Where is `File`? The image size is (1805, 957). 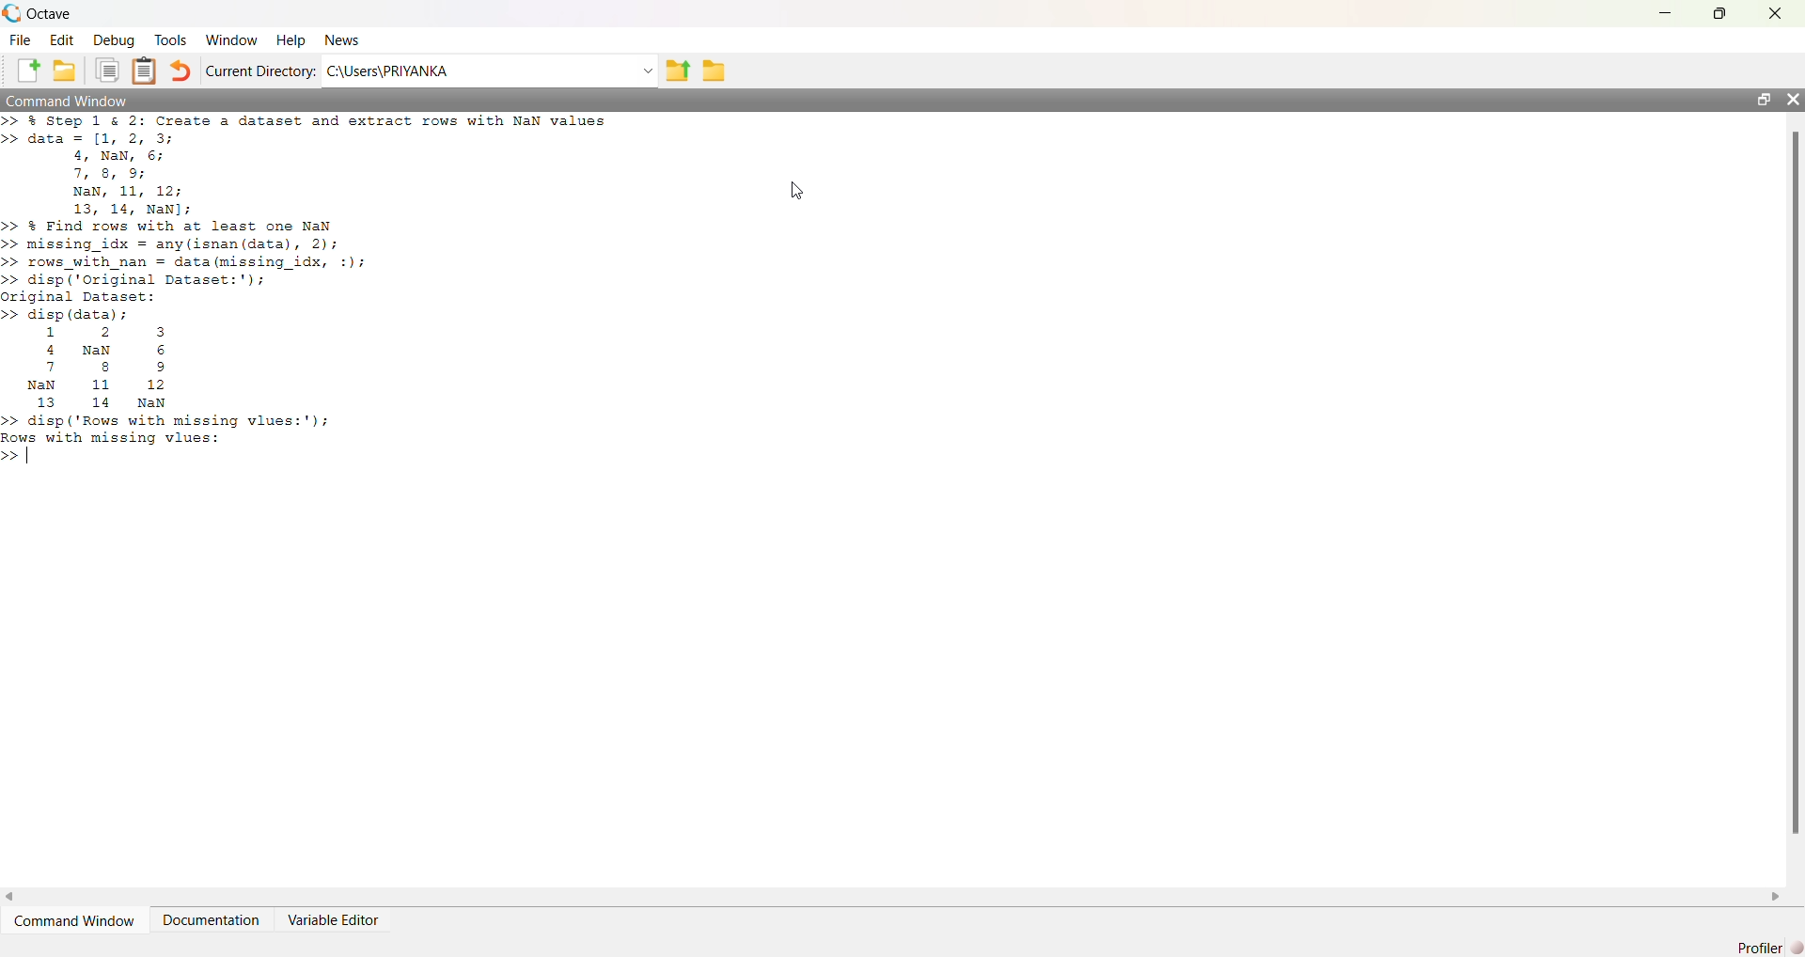
File is located at coordinates (20, 40).